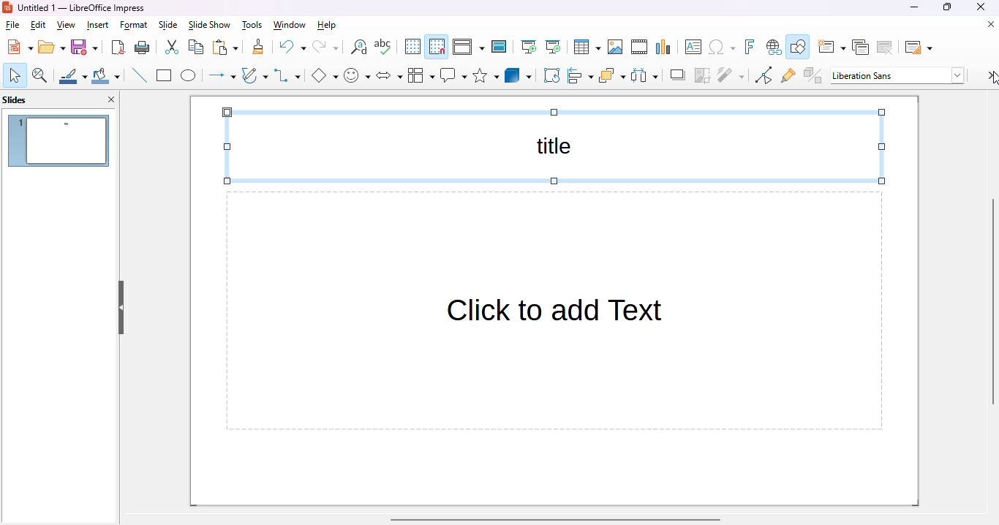  I want to click on minimize, so click(916, 7).